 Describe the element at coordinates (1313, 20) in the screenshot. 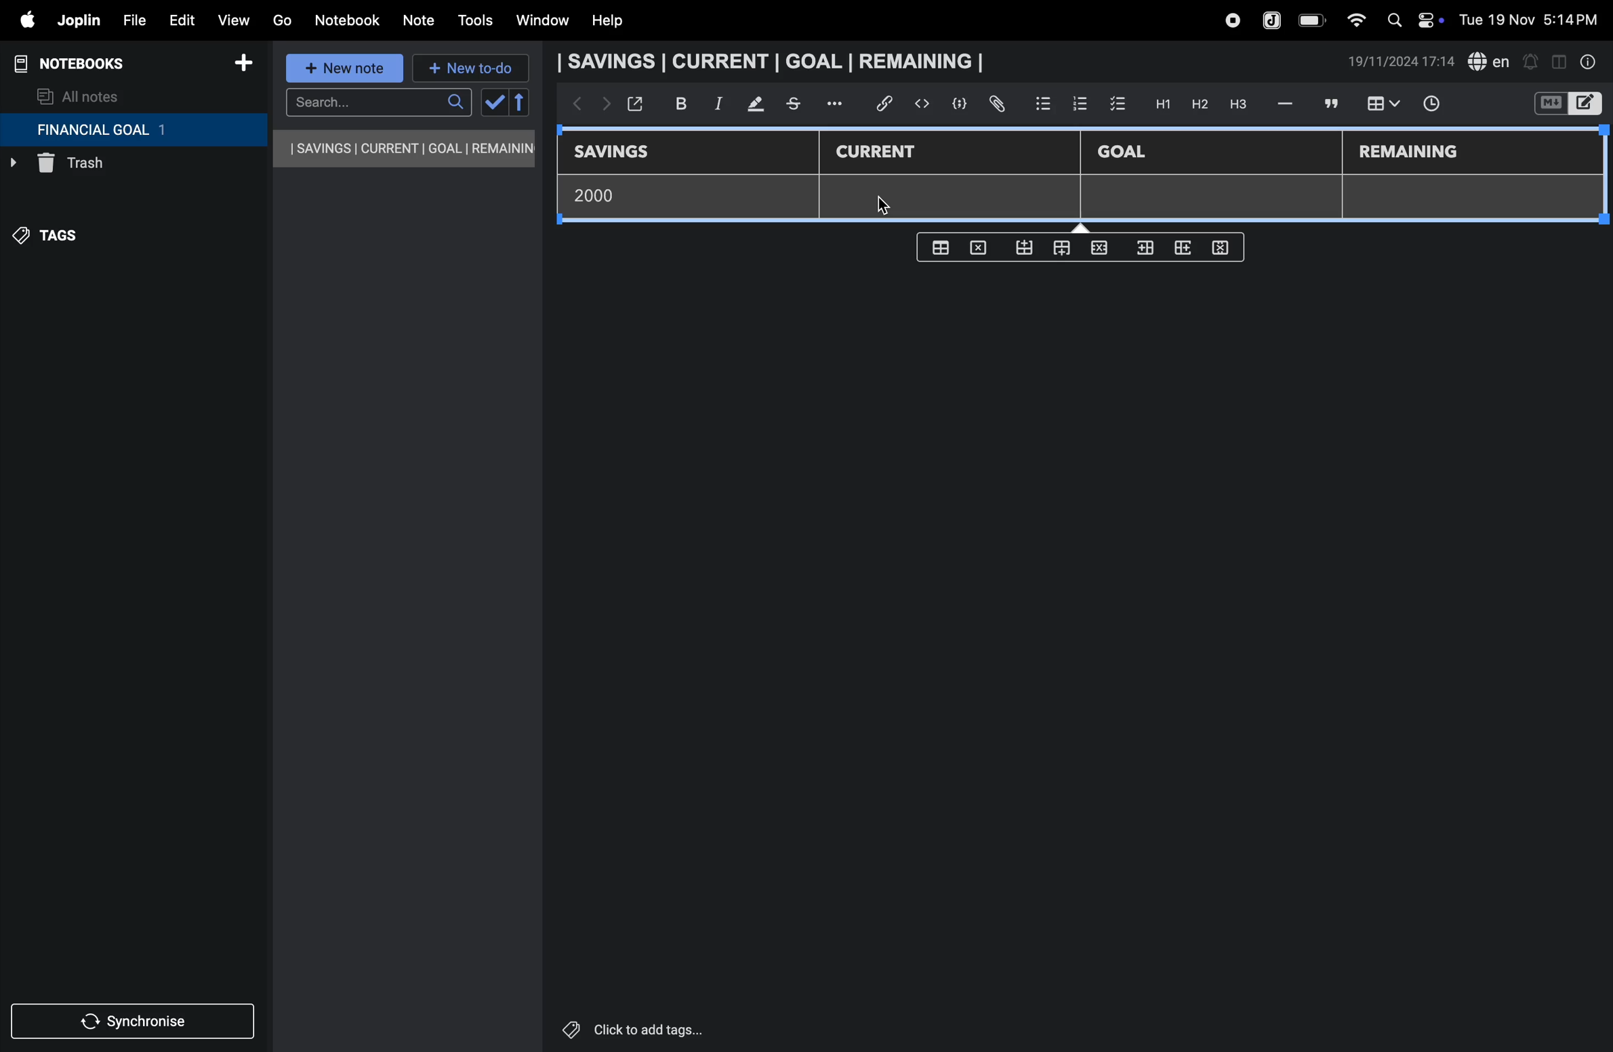

I see `battery` at that location.